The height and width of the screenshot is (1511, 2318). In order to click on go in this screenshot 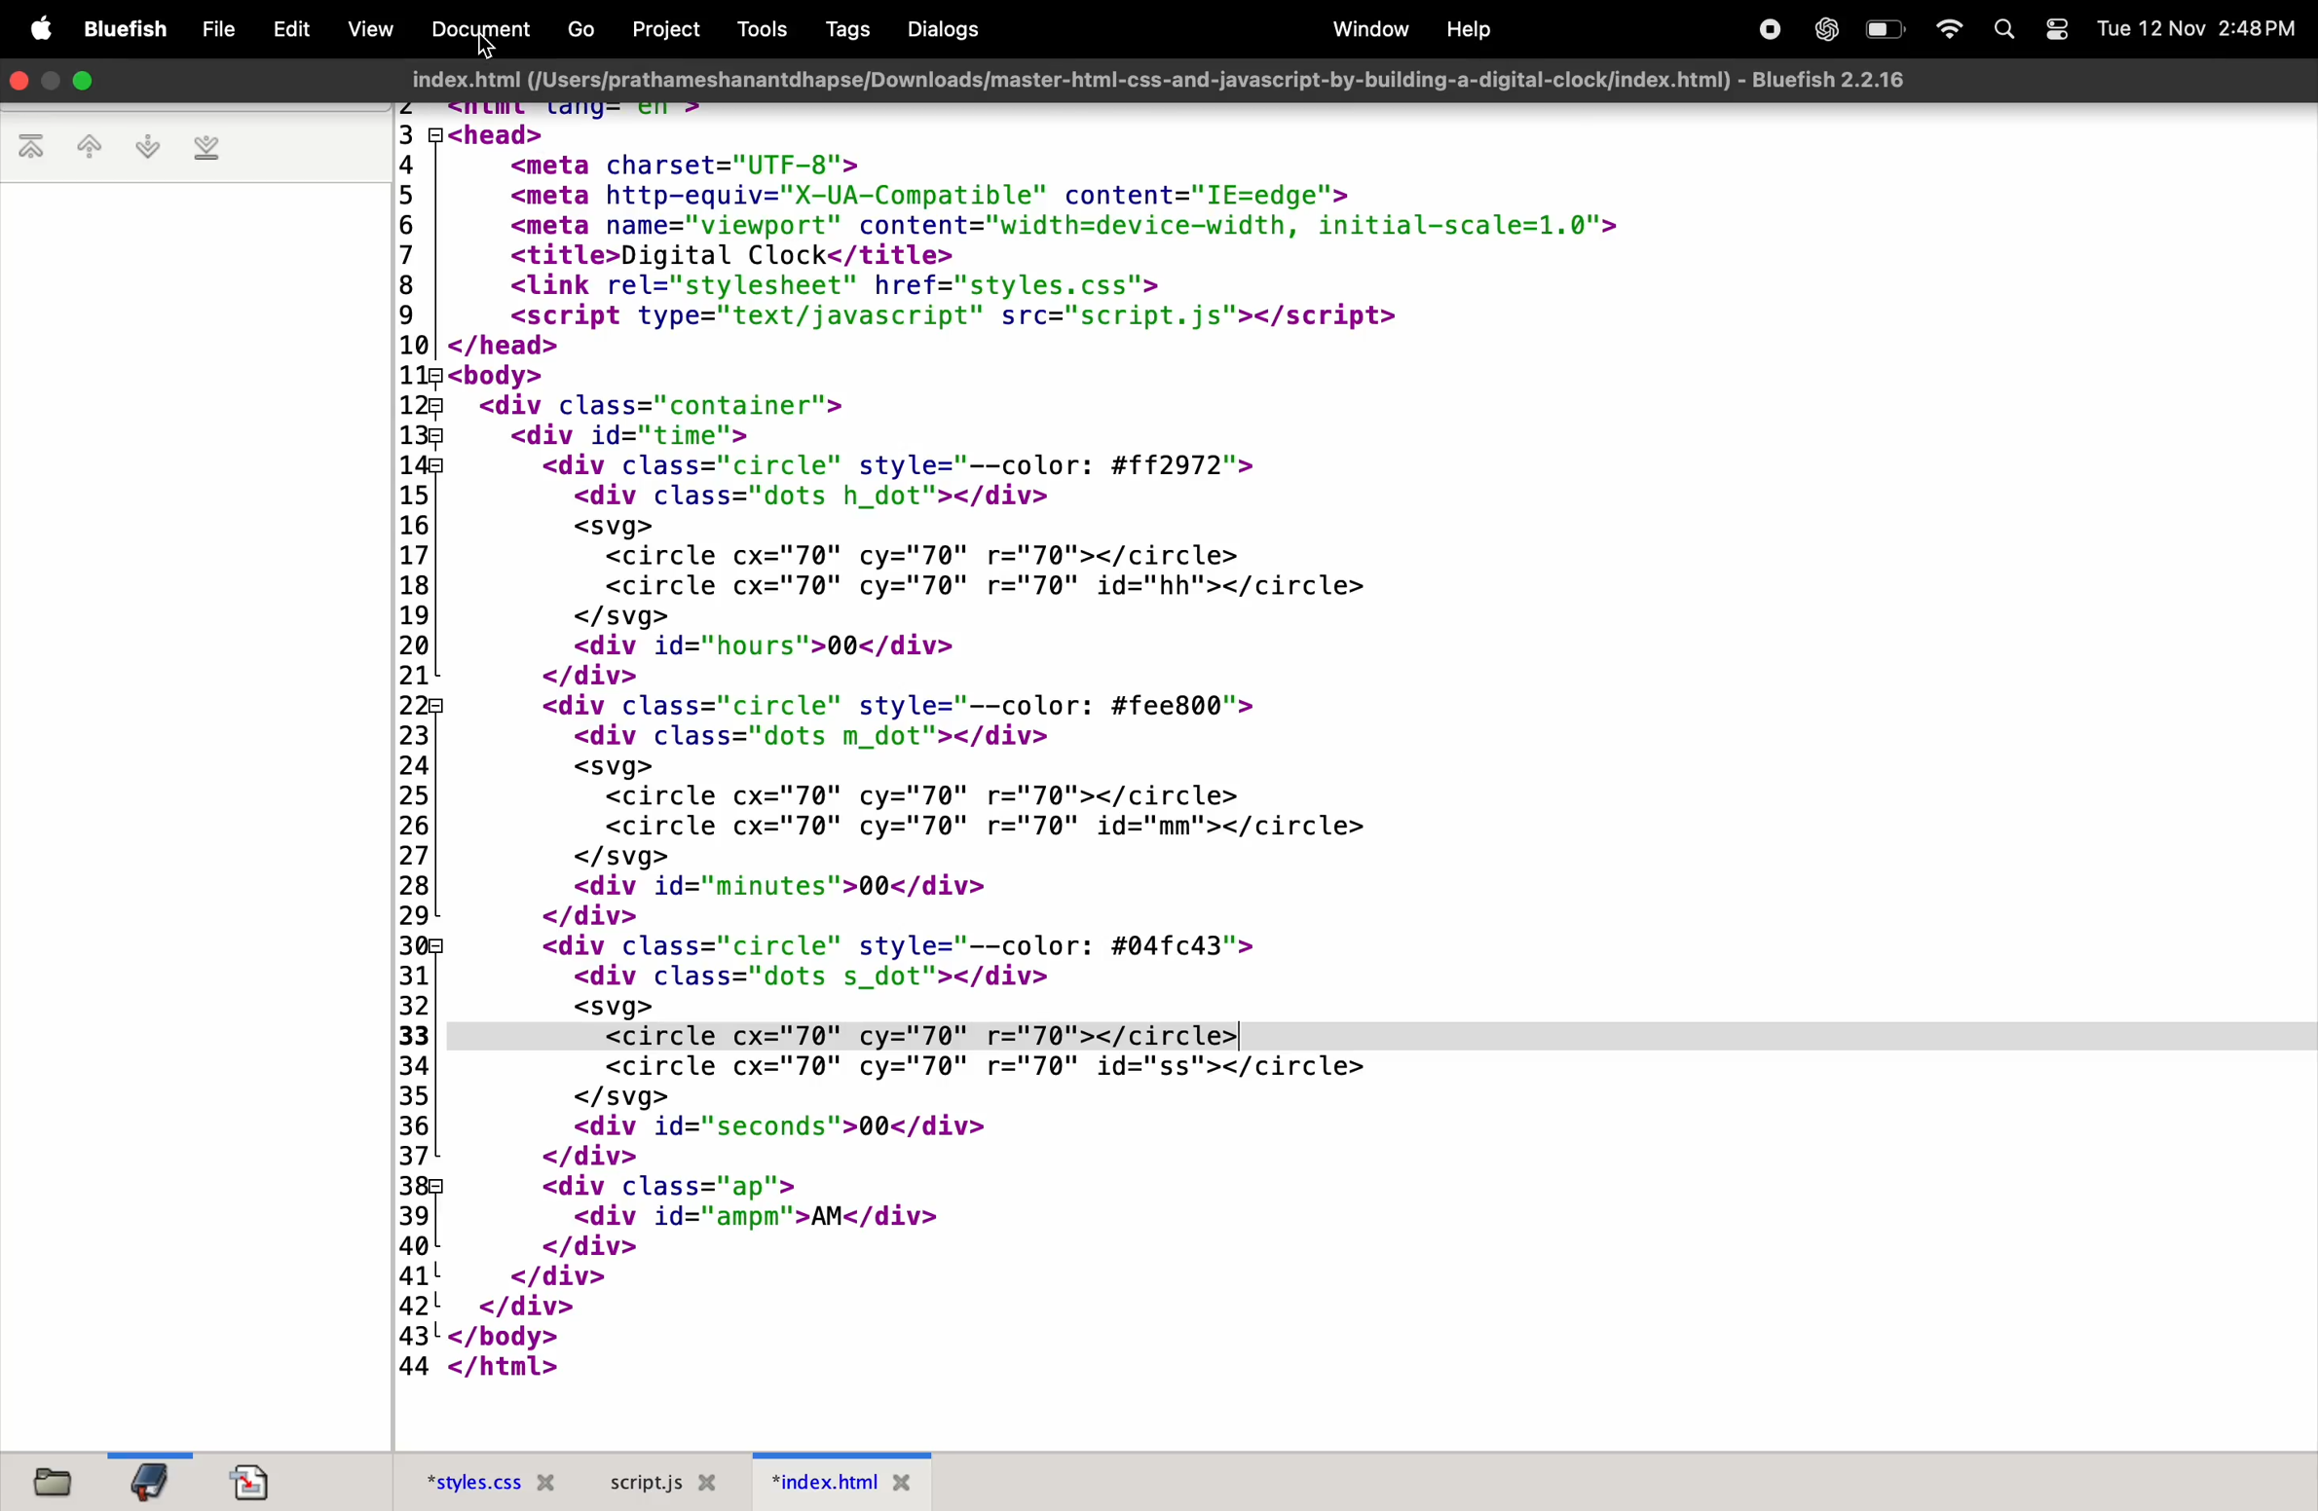, I will do `click(573, 30)`.